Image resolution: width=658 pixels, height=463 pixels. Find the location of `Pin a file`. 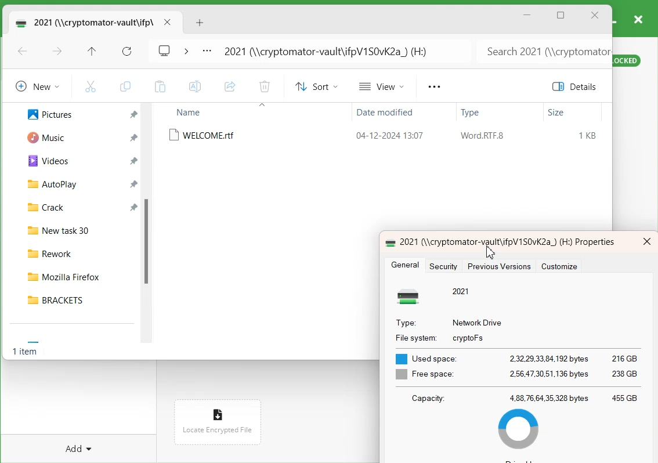

Pin a file is located at coordinates (134, 183).